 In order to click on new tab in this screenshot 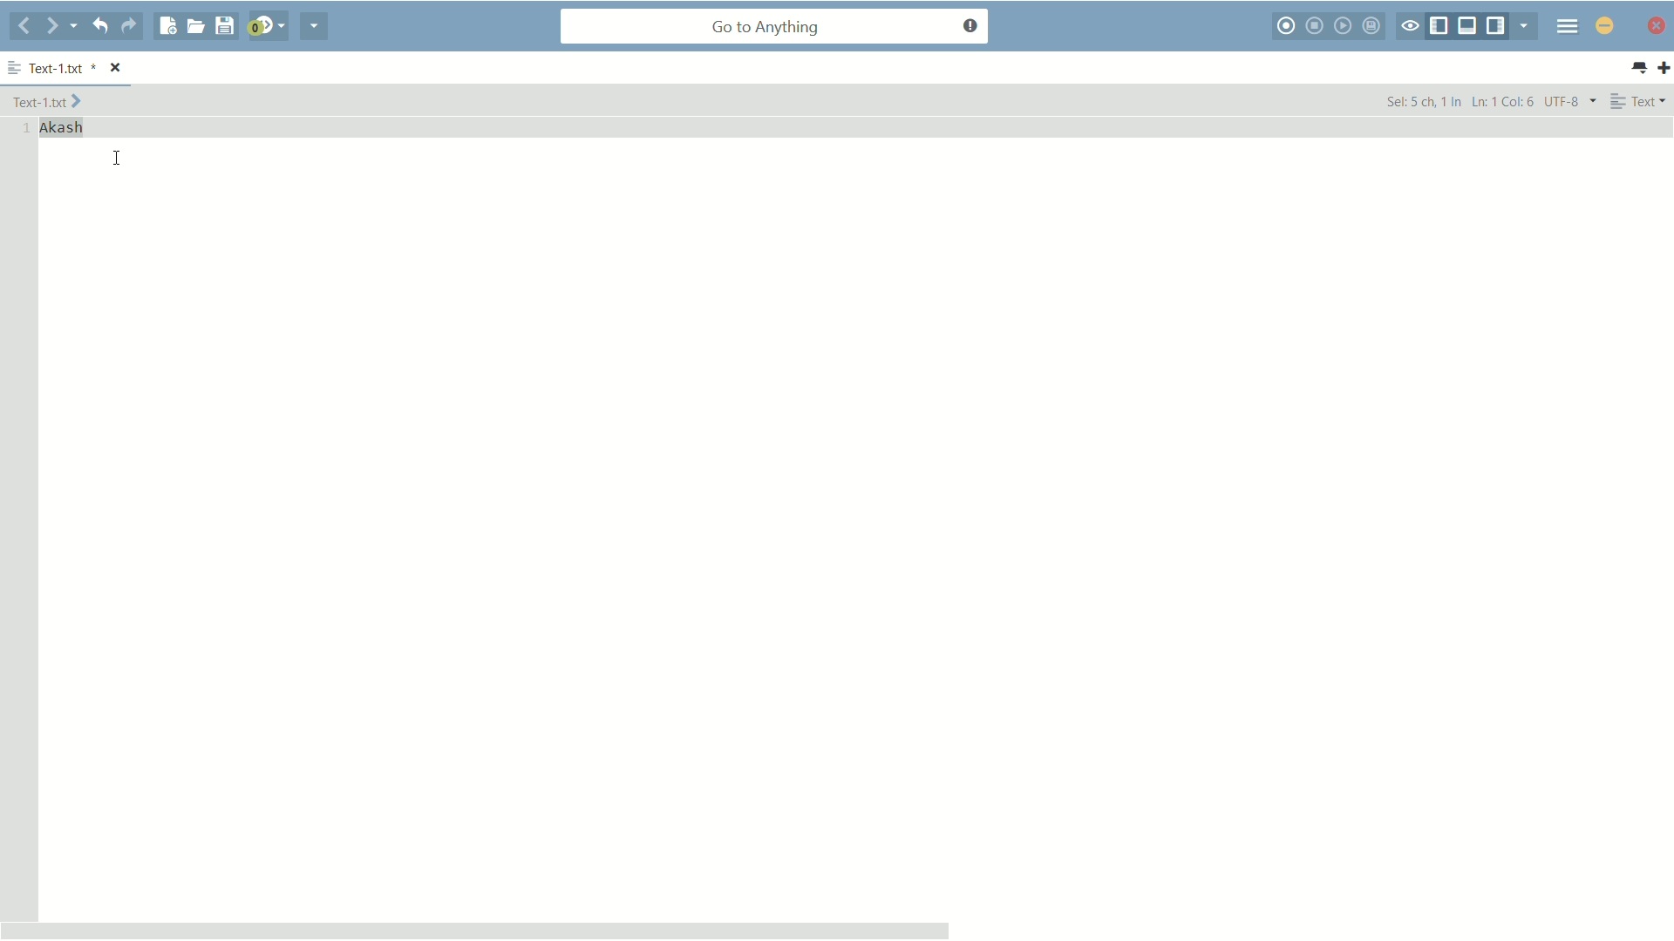, I will do `click(1664, 67)`.